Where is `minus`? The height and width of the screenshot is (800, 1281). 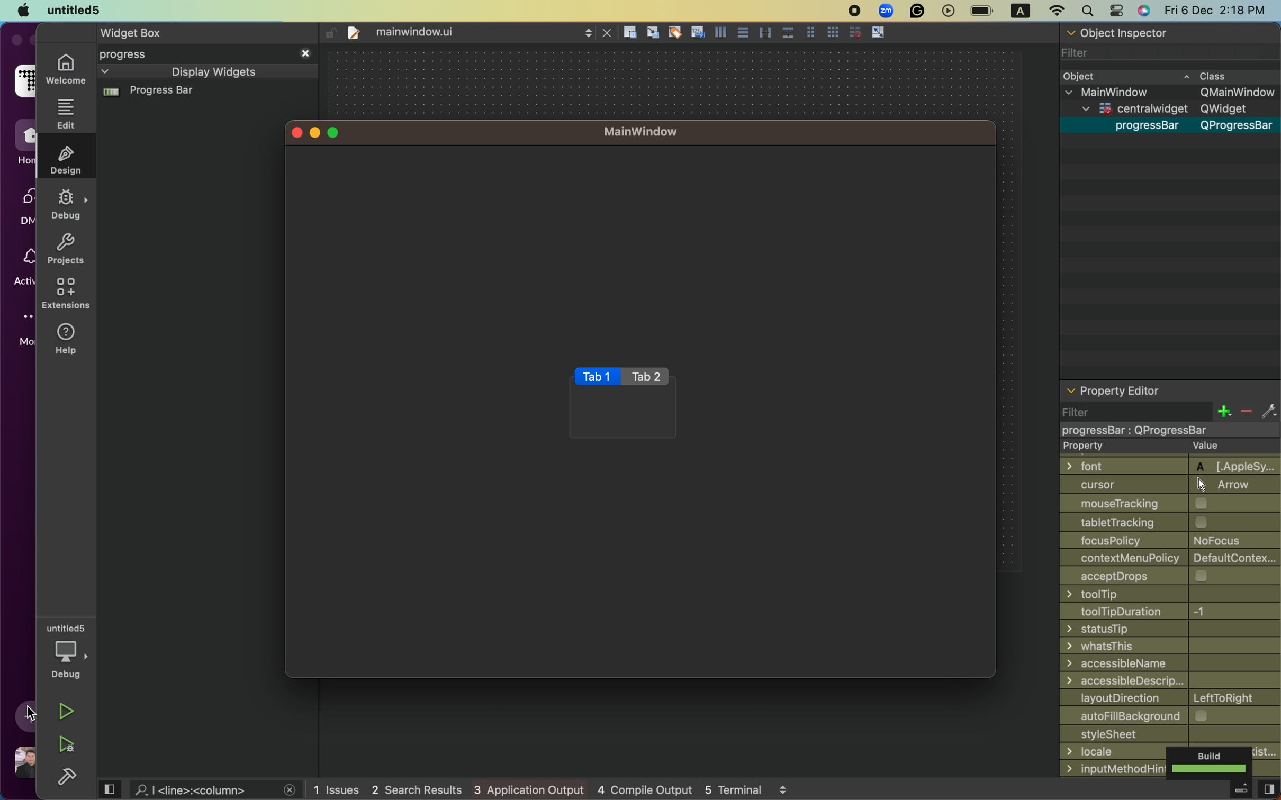 minus is located at coordinates (1246, 412).